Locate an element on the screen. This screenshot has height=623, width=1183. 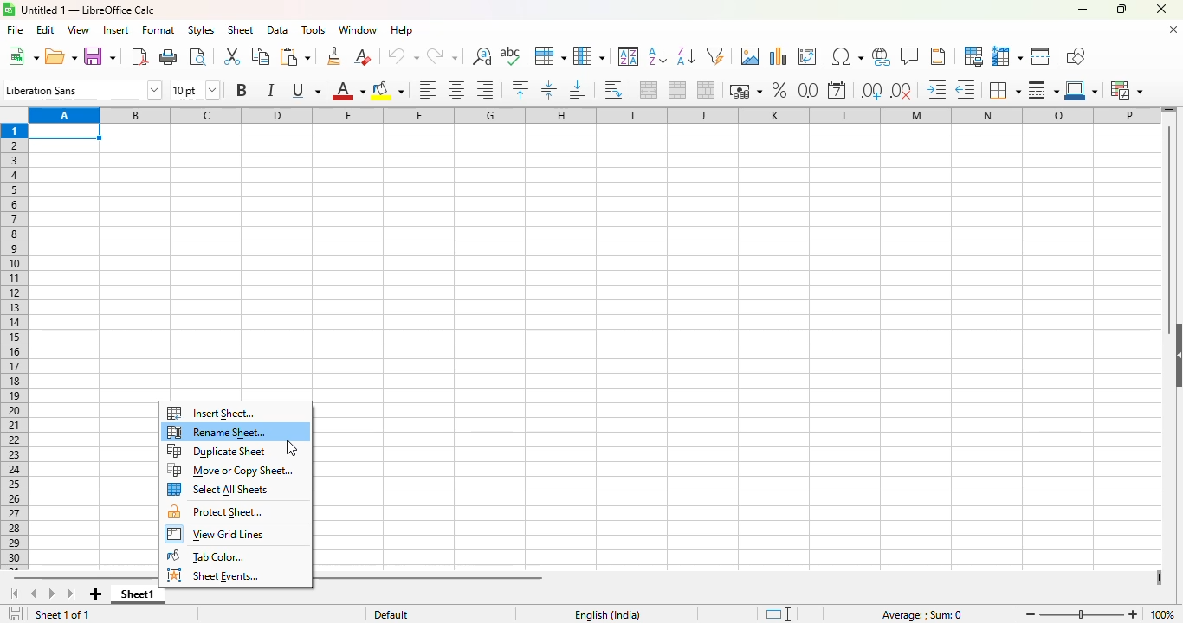
sort ascending is located at coordinates (657, 55).